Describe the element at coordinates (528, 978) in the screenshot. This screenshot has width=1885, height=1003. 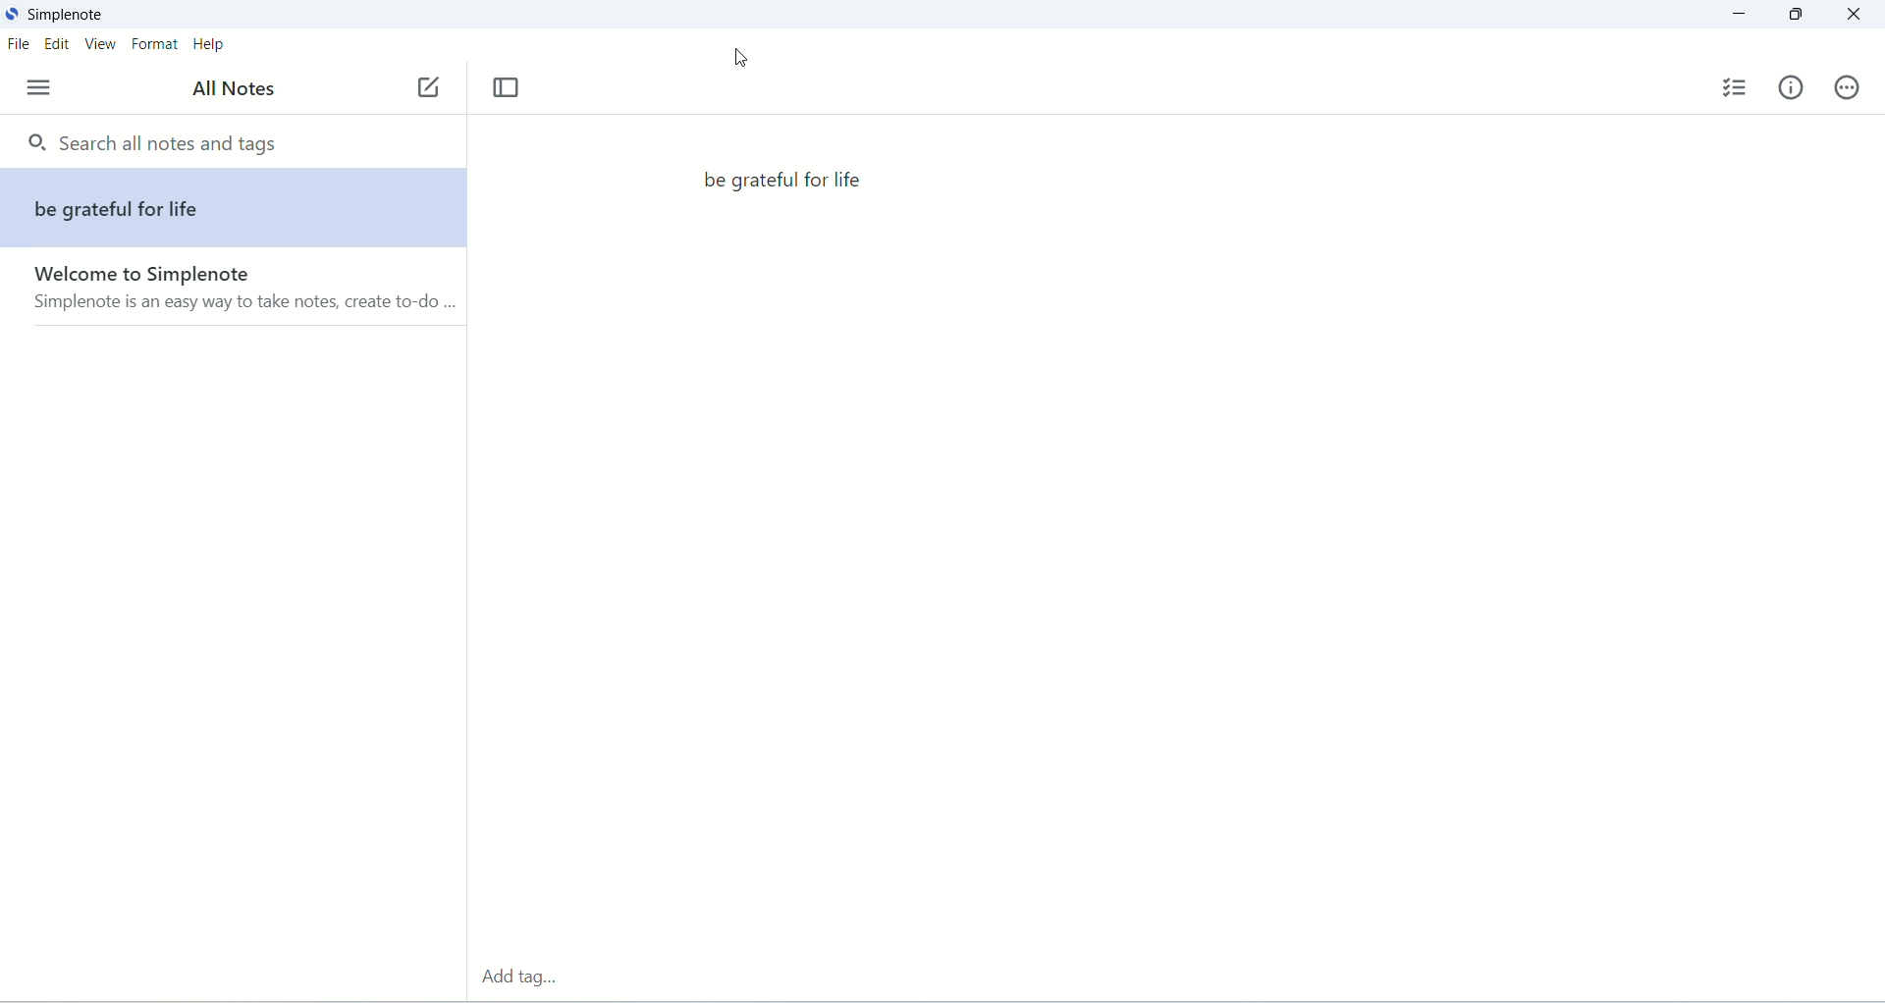
I see `add tag` at that location.